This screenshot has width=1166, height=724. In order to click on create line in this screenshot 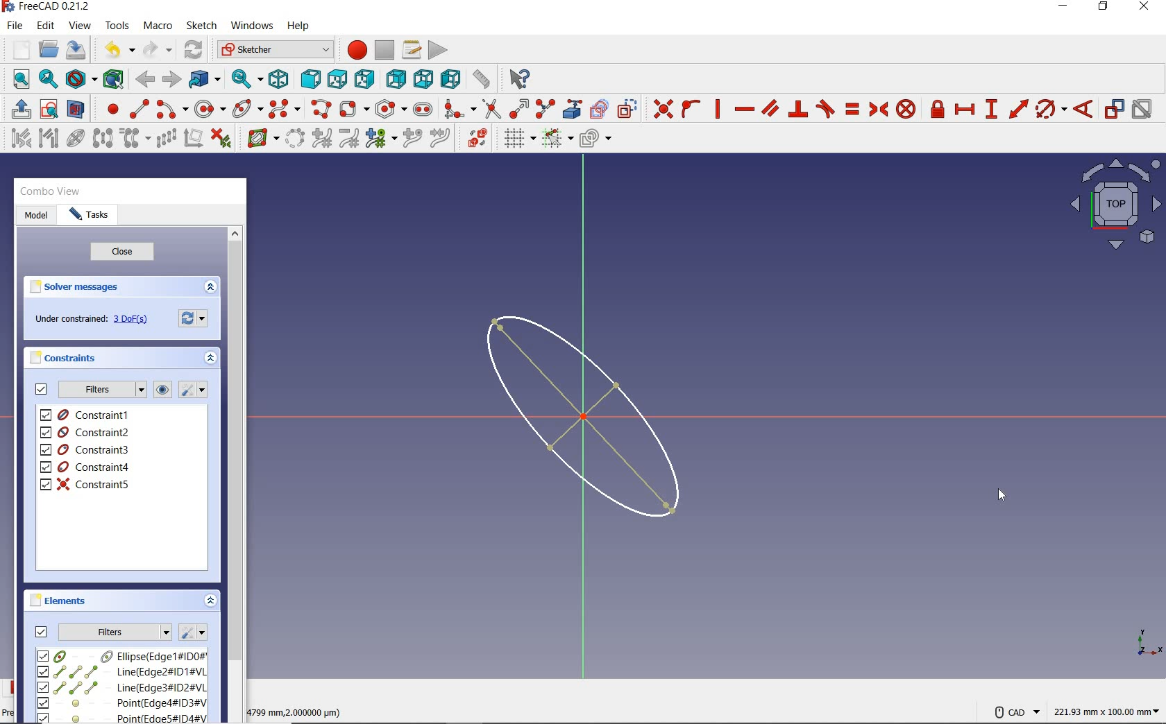, I will do `click(139, 109)`.